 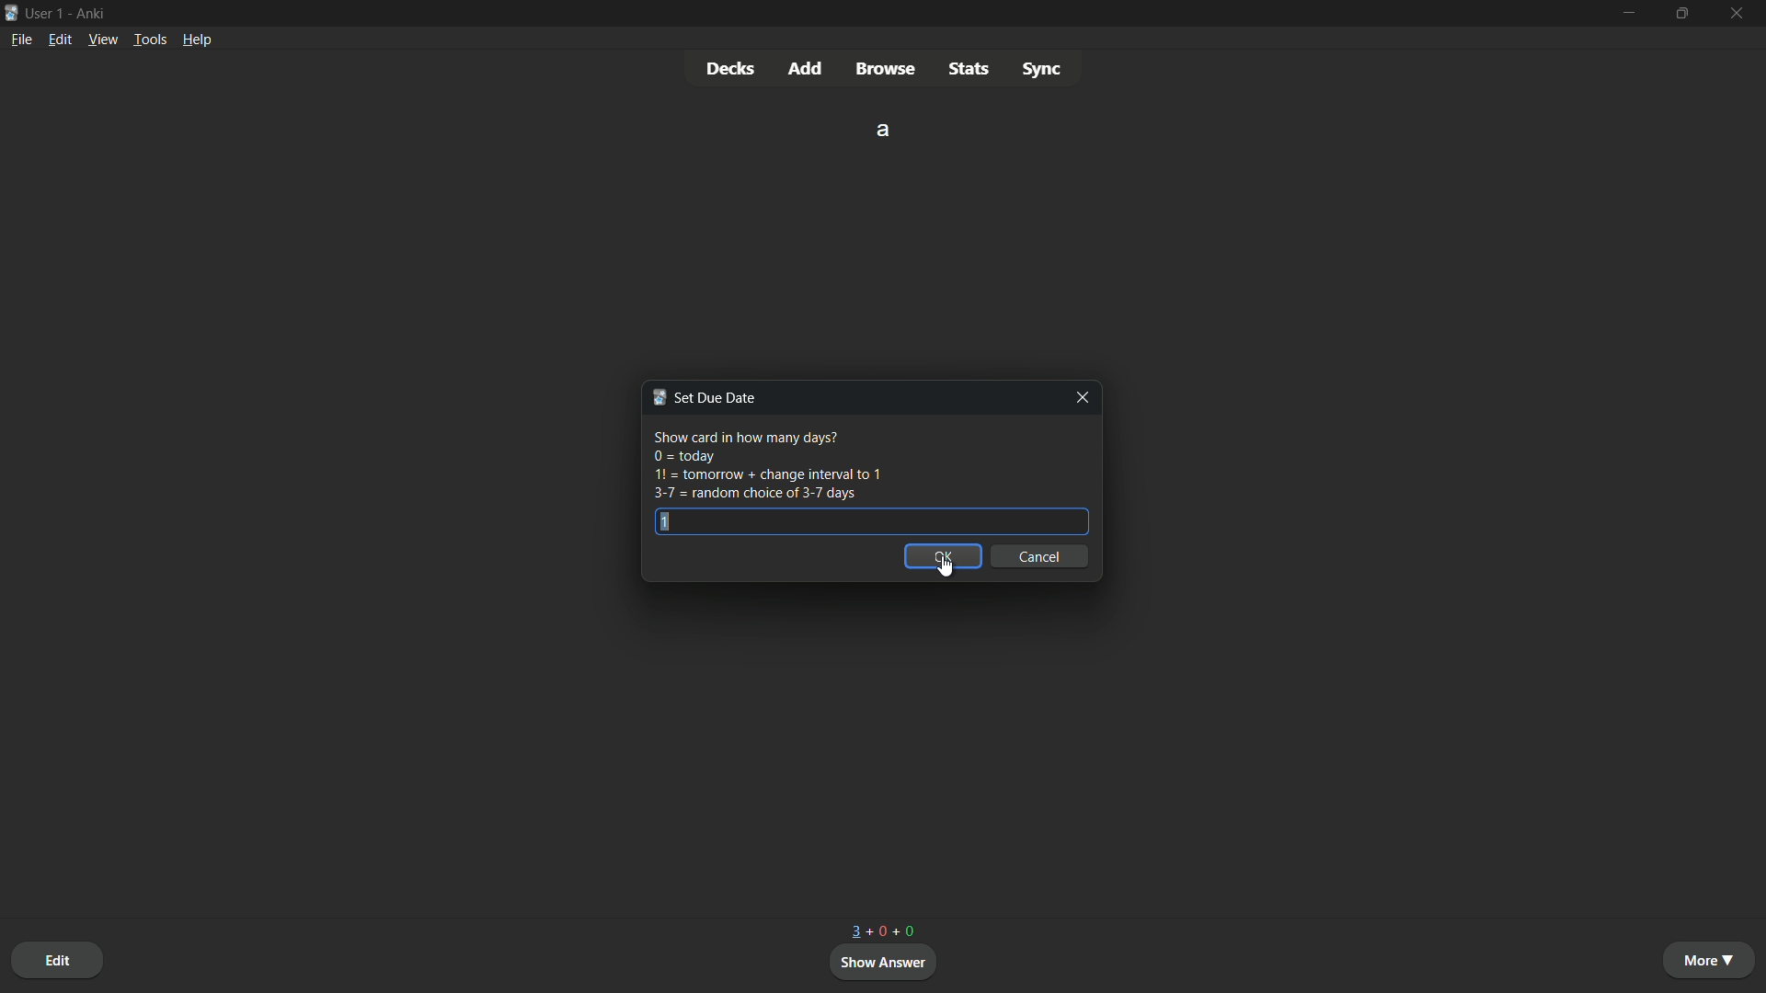 I want to click on a, so click(x=885, y=129).